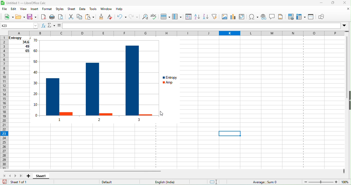  What do you see at coordinates (134, 17) in the screenshot?
I see `redo` at bounding box center [134, 17].